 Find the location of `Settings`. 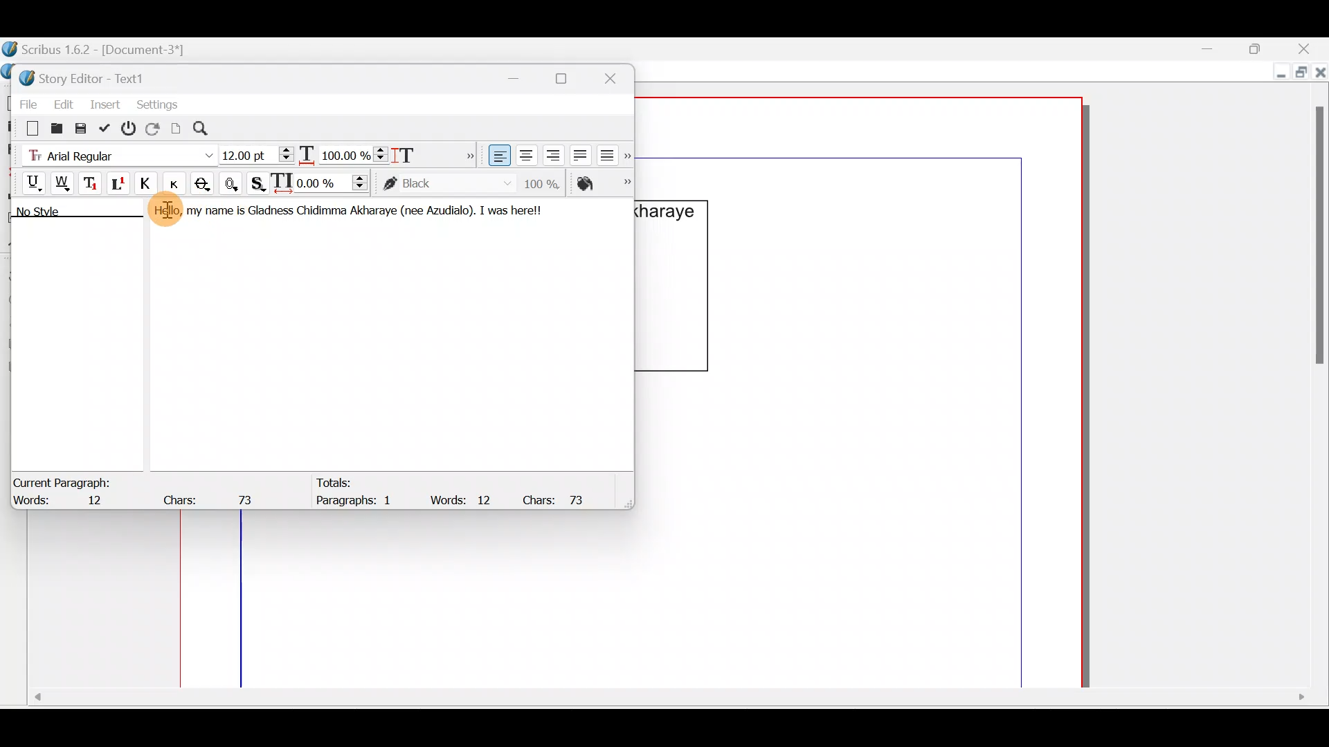

Settings is located at coordinates (157, 103).